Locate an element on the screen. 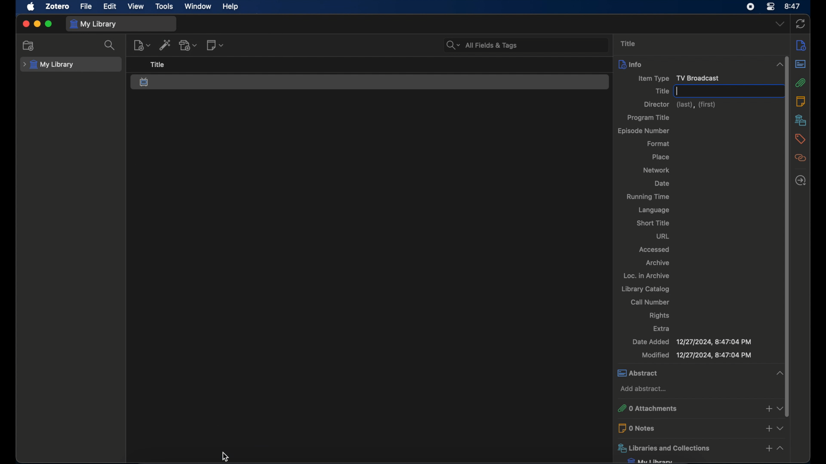  vertical scrollbar is located at coordinates (786, 268).